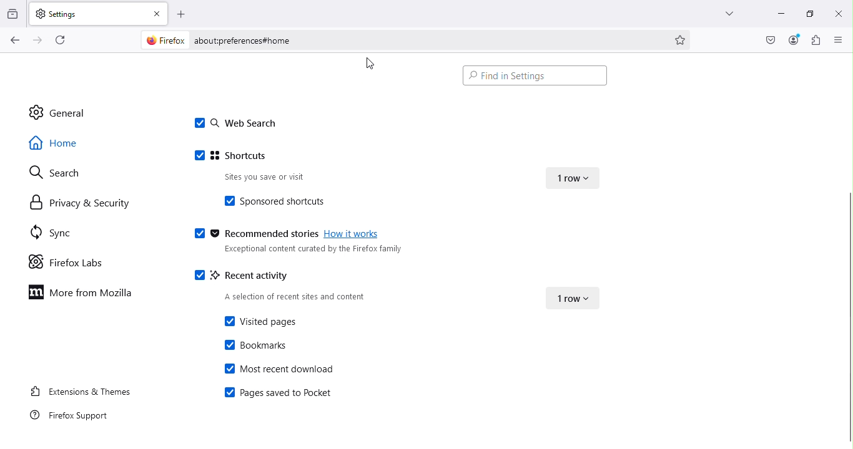 The image size is (853, 449). I want to click on Search, so click(52, 171).